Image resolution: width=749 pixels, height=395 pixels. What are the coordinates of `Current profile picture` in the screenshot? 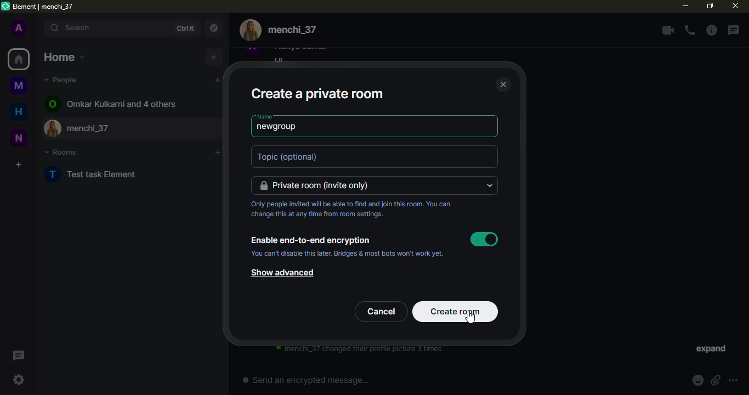 It's located at (251, 30).